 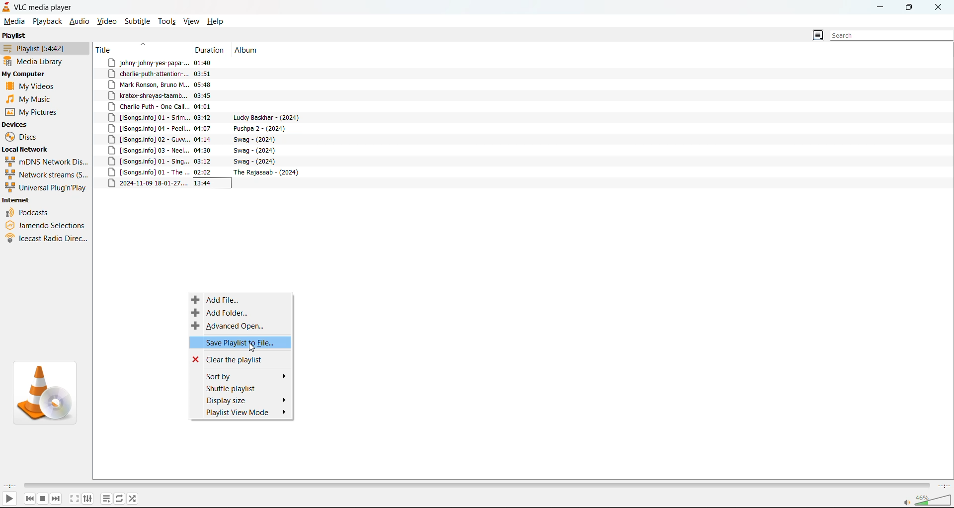 I want to click on subtitle, so click(x=139, y=21).